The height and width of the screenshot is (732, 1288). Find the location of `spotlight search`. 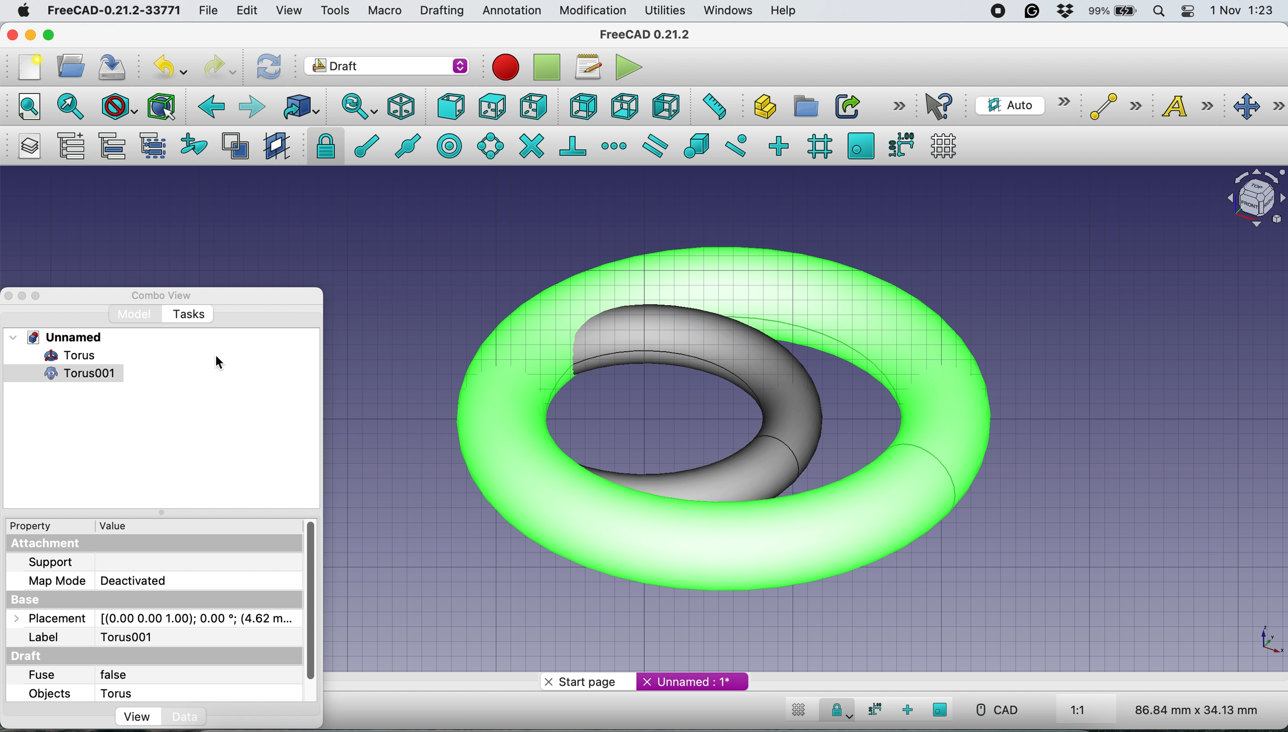

spotlight search is located at coordinates (1160, 10).